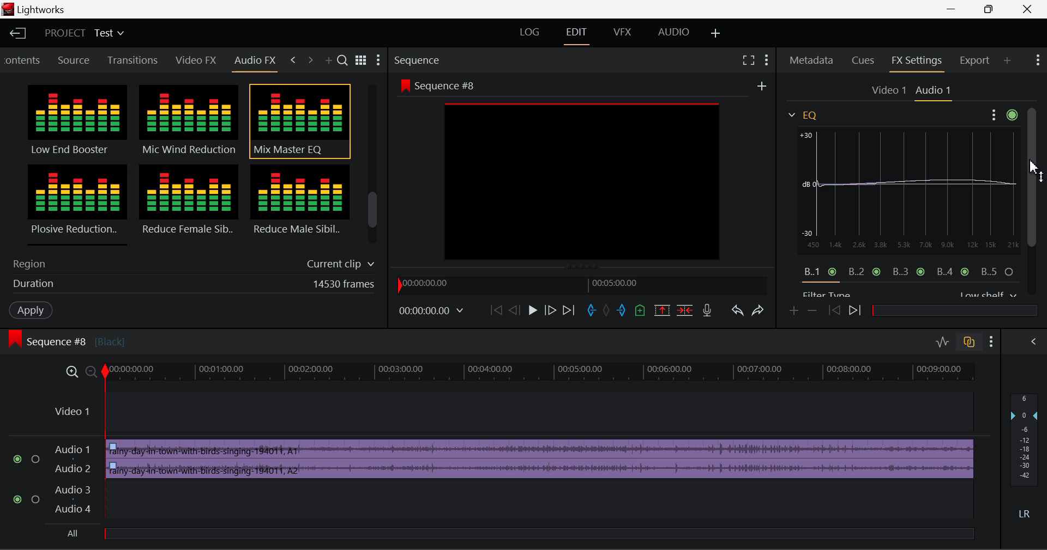 The height and width of the screenshot is (550, 1047). Describe the element at coordinates (687, 311) in the screenshot. I see `Delete/Cut` at that location.